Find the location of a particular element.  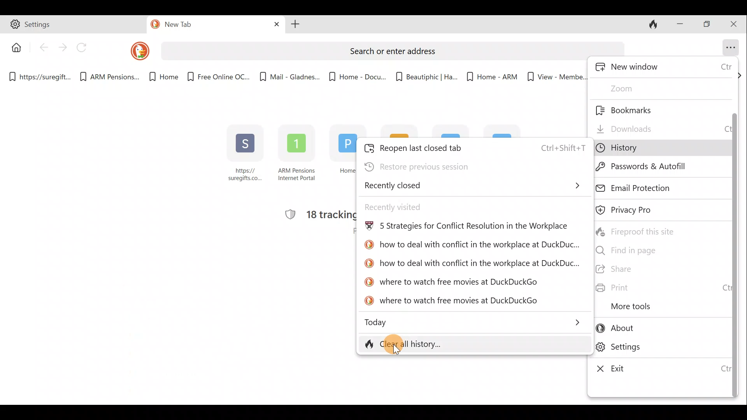

Minimize is located at coordinates (680, 23).